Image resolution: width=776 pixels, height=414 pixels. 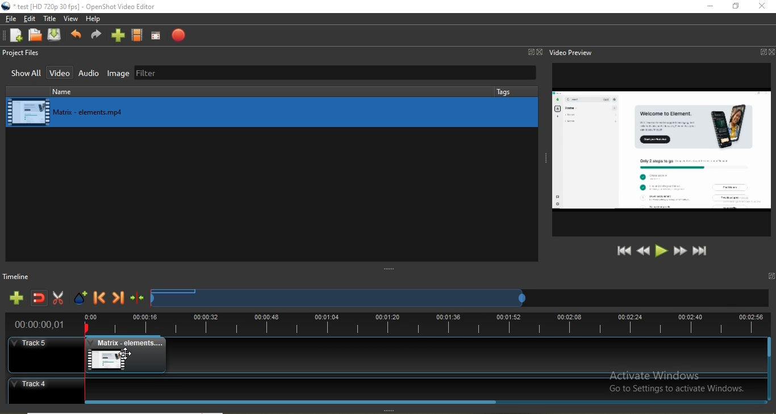 What do you see at coordinates (572, 52) in the screenshot?
I see `Video preview` at bounding box center [572, 52].